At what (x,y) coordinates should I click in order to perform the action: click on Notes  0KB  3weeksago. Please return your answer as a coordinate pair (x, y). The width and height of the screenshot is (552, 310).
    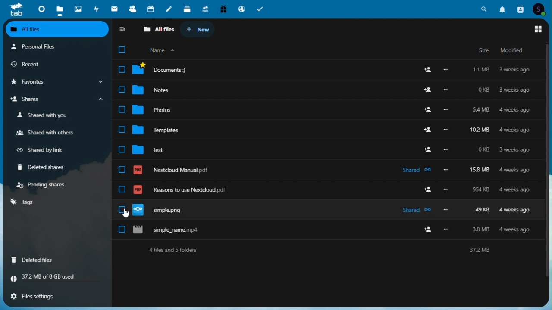
    Looking at the image, I should click on (328, 88).